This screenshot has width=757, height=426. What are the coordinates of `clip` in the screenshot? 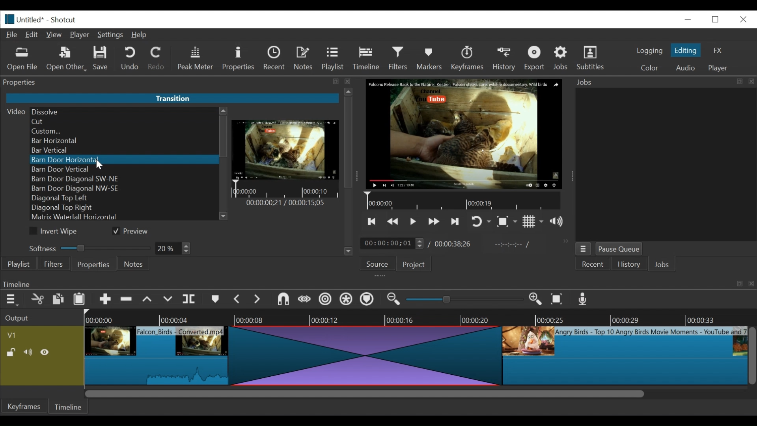 It's located at (158, 353).